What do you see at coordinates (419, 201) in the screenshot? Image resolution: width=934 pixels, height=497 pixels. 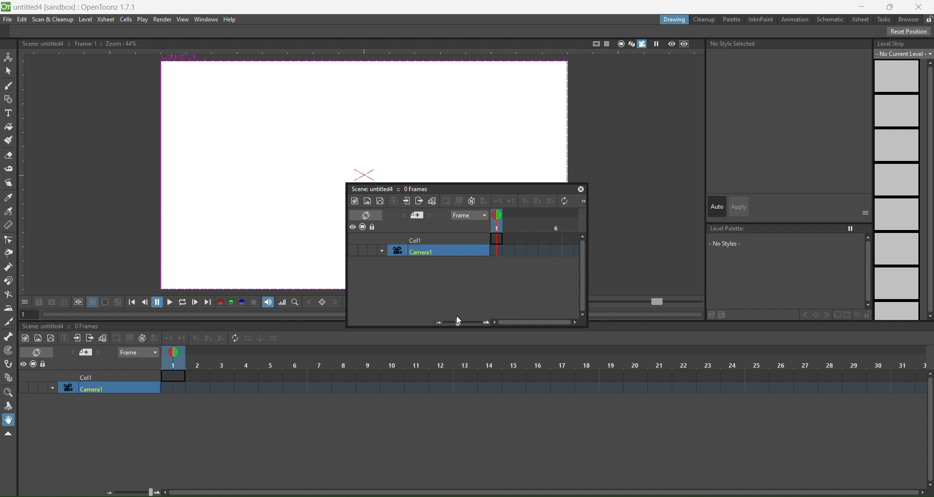 I see `close subsheet` at bounding box center [419, 201].